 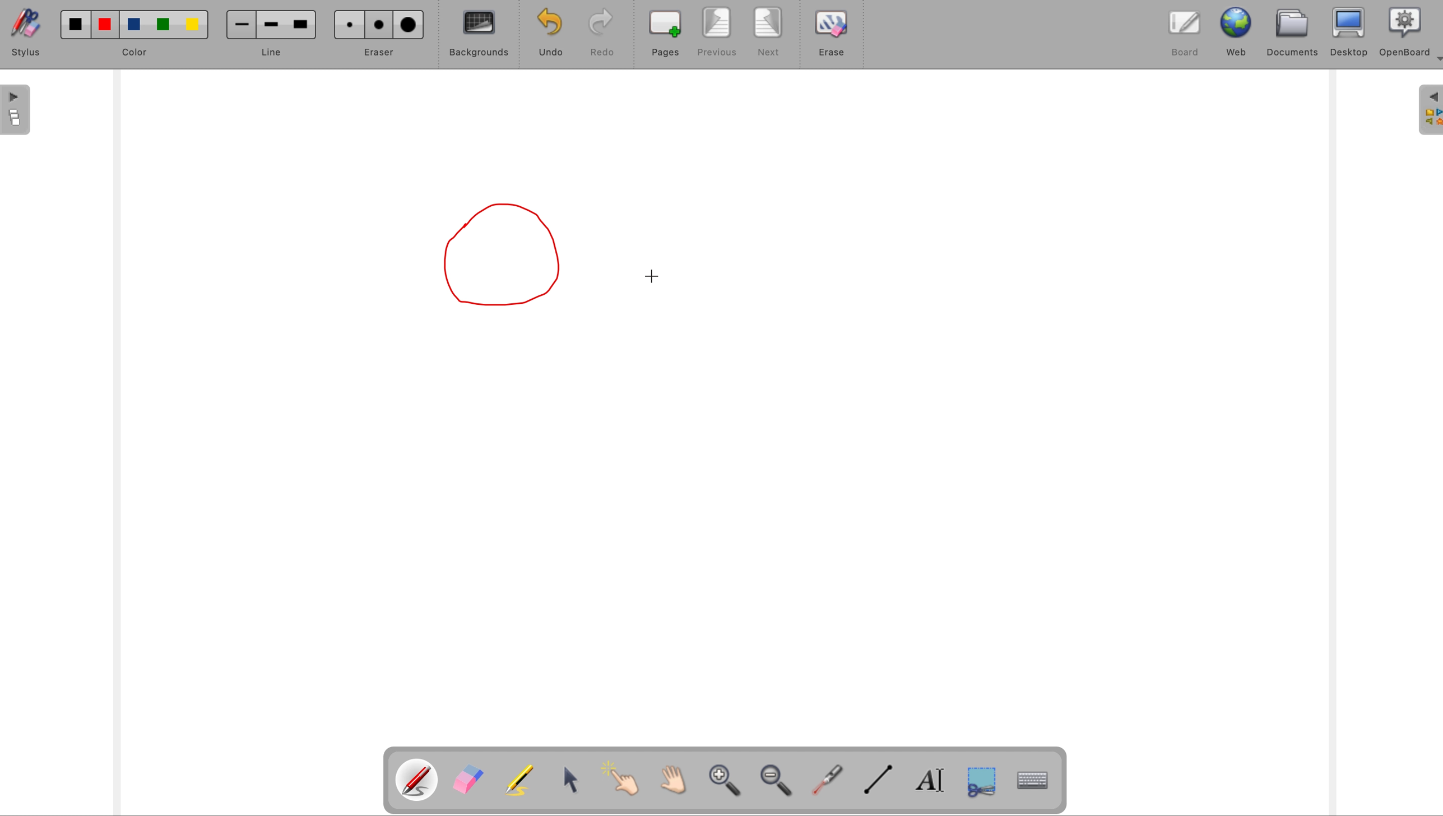 What do you see at coordinates (1295, 33) in the screenshot?
I see `documents` at bounding box center [1295, 33].